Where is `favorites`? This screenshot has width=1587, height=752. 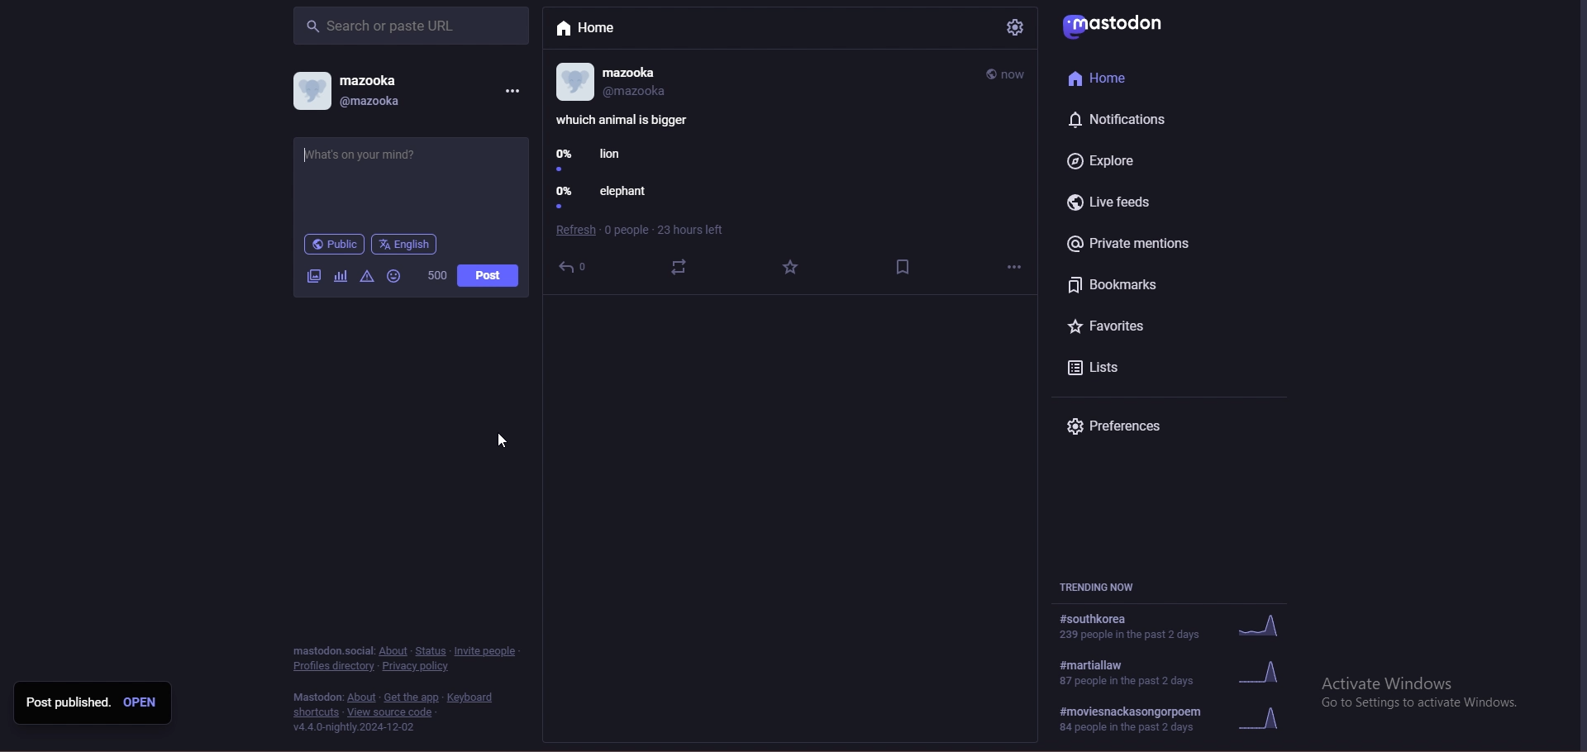
favorites is located at coordinates (1127, 328).